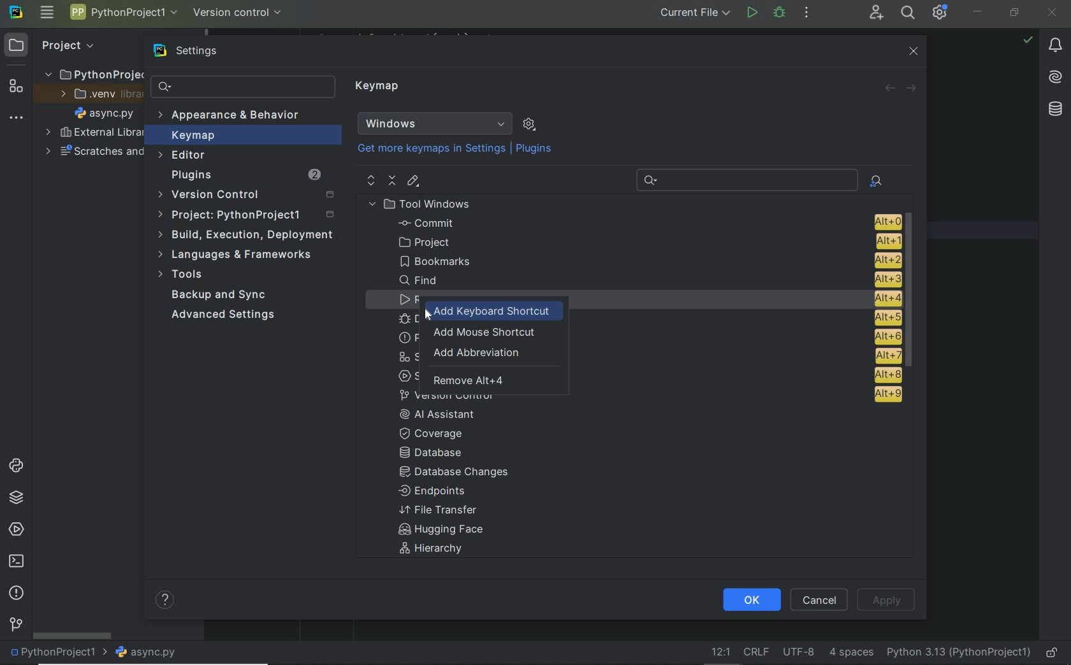 The height and width of the screenshot is (665, 1071). Describe the element at coordinates (438, 550) in the screenshot. I see `Hierarchy` at that location.